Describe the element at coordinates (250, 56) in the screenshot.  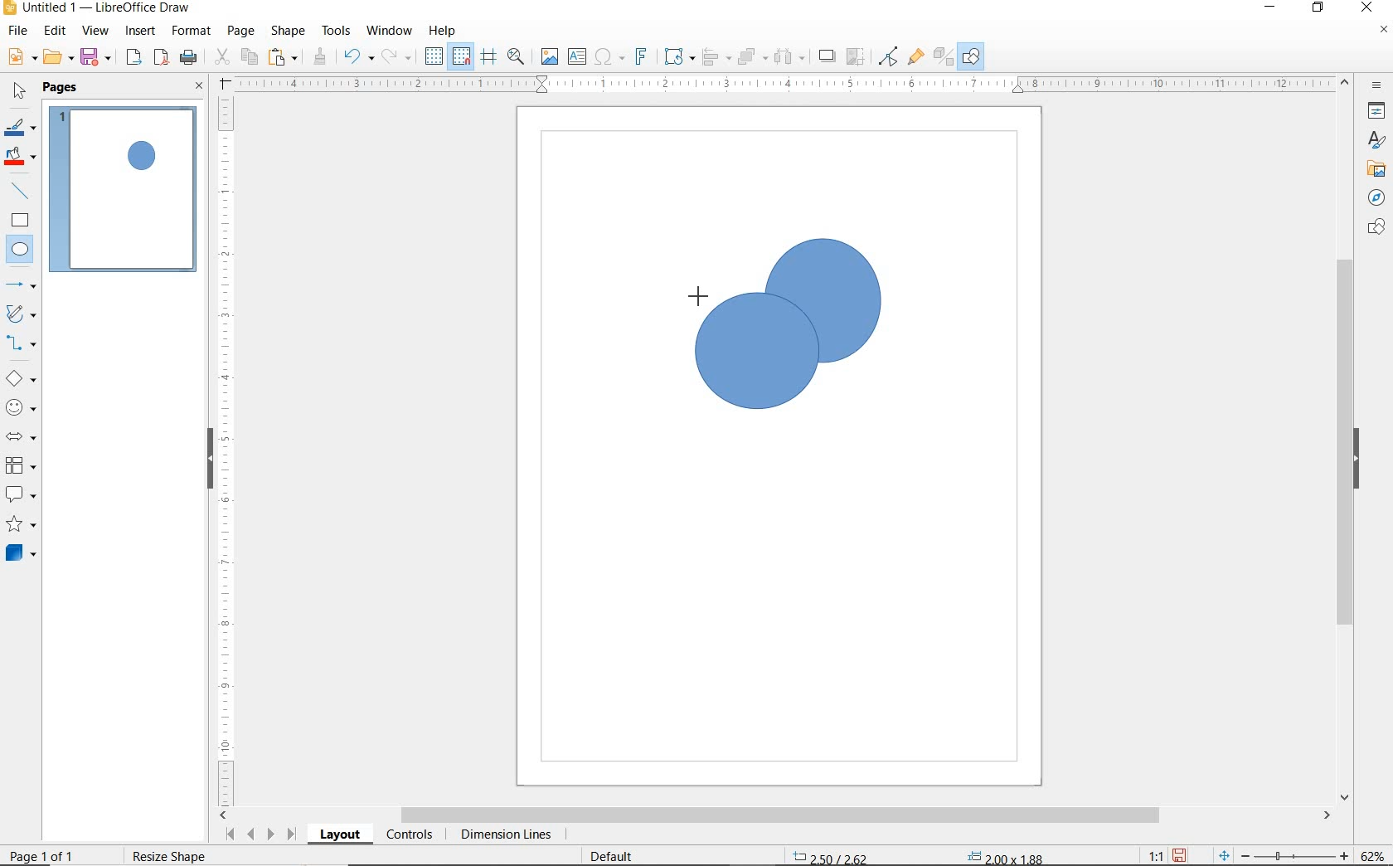
I see `COPY` at that location.